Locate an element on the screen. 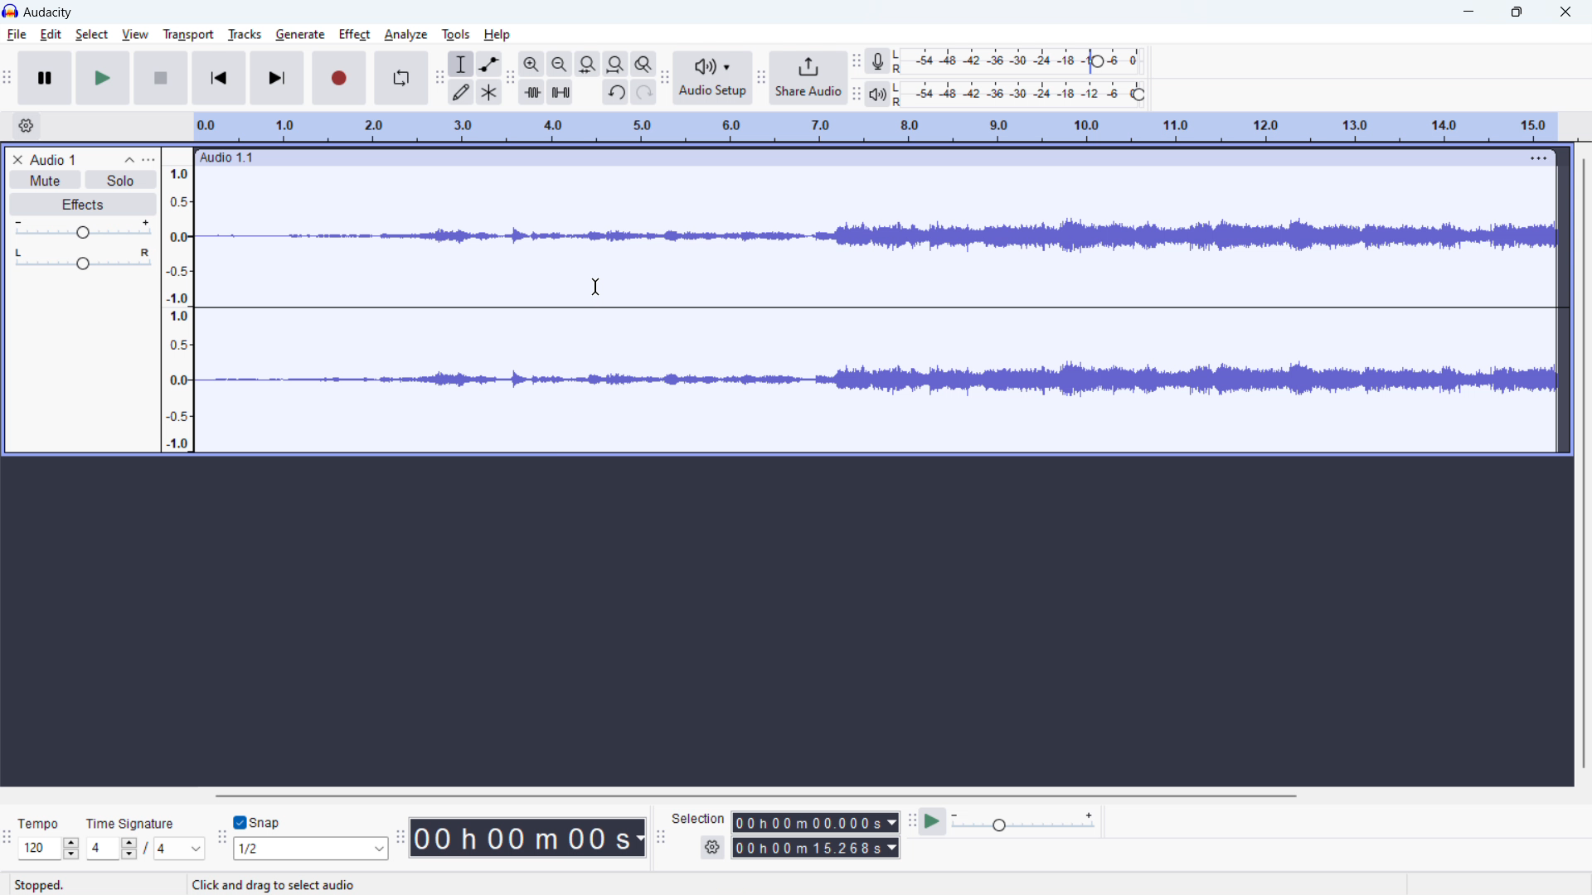 This screenshot has width=1592, height=895. mute is located at coordinates (45, 180).